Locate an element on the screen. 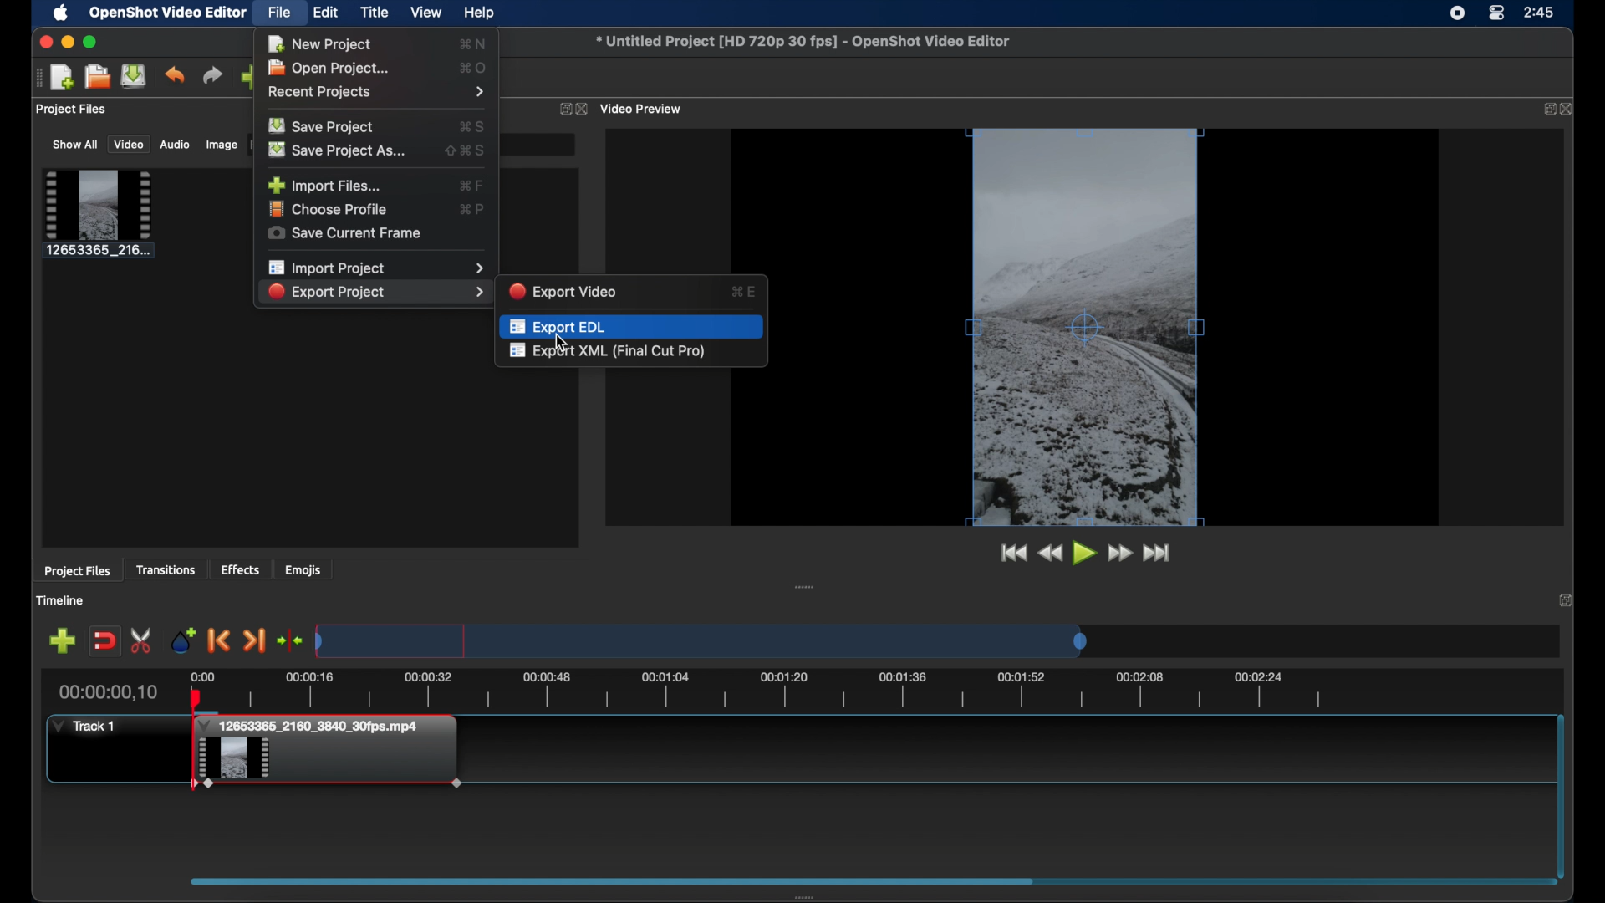  clip is located at coordinates (328, 765).